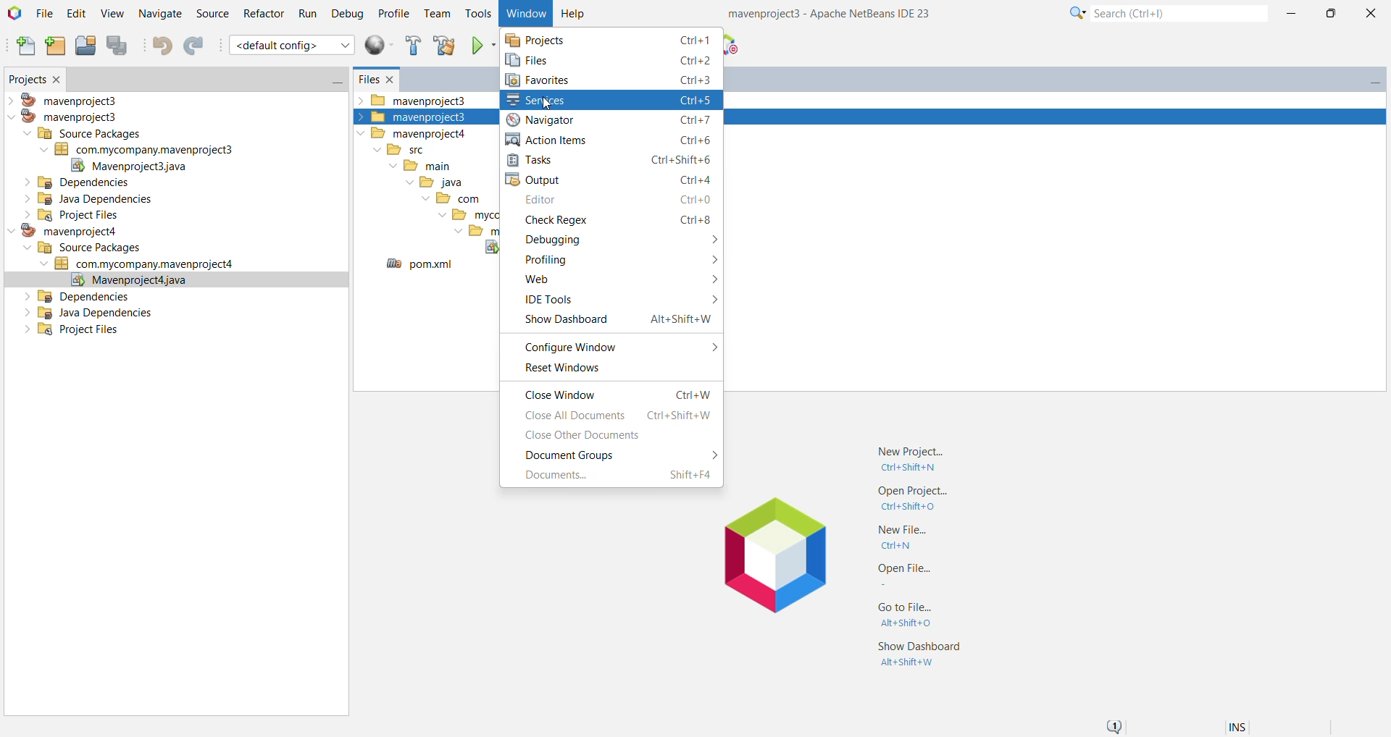 The width and height of the screenshot is (1391, 737). I want to click on IDE Tools, so click(617, 300).